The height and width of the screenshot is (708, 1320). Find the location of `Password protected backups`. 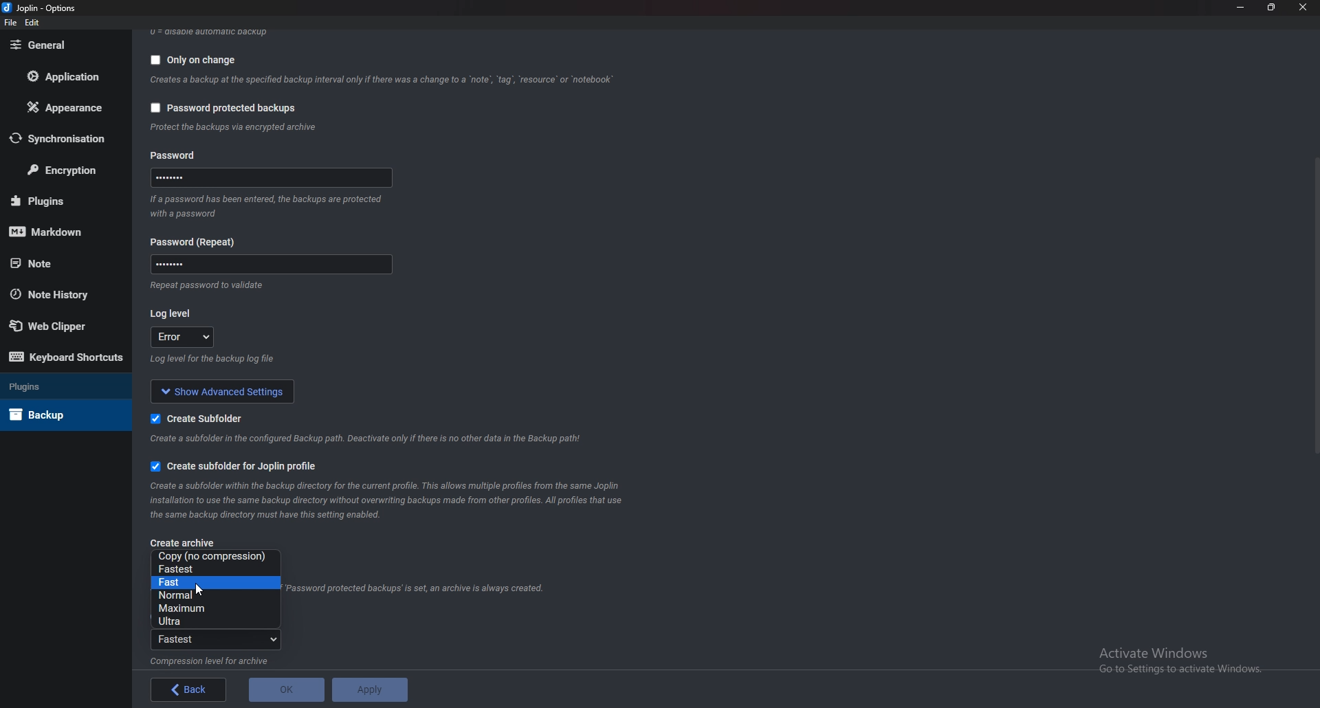

Password protected backups is located at coordinates (225, 109).